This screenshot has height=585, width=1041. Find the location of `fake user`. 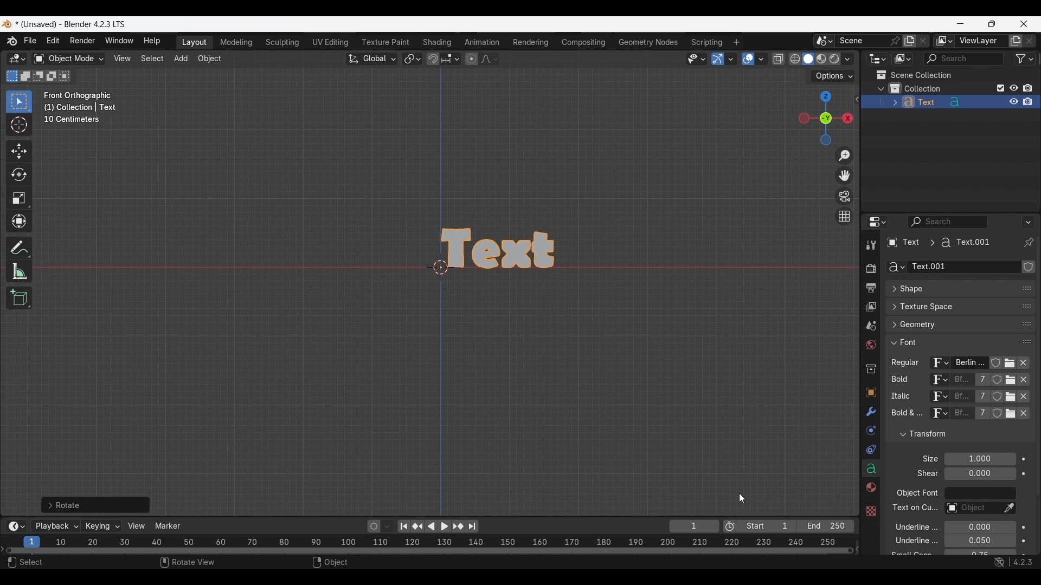

fake user is located at coordinates (999, 418).